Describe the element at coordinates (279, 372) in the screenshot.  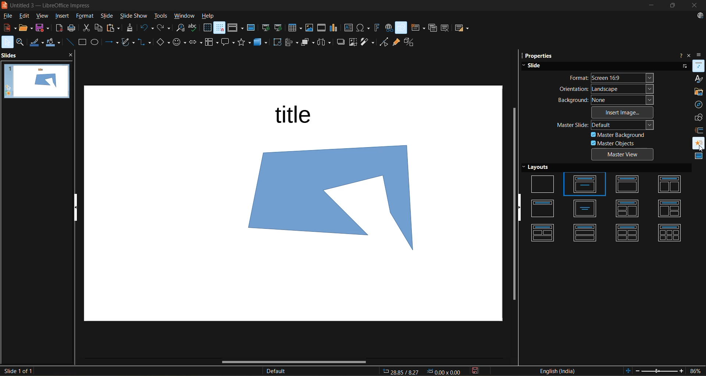
I see `slide master name` at that location.